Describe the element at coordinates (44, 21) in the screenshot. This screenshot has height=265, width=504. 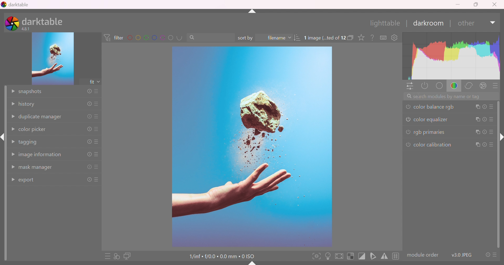
I see `darktable` at that location.